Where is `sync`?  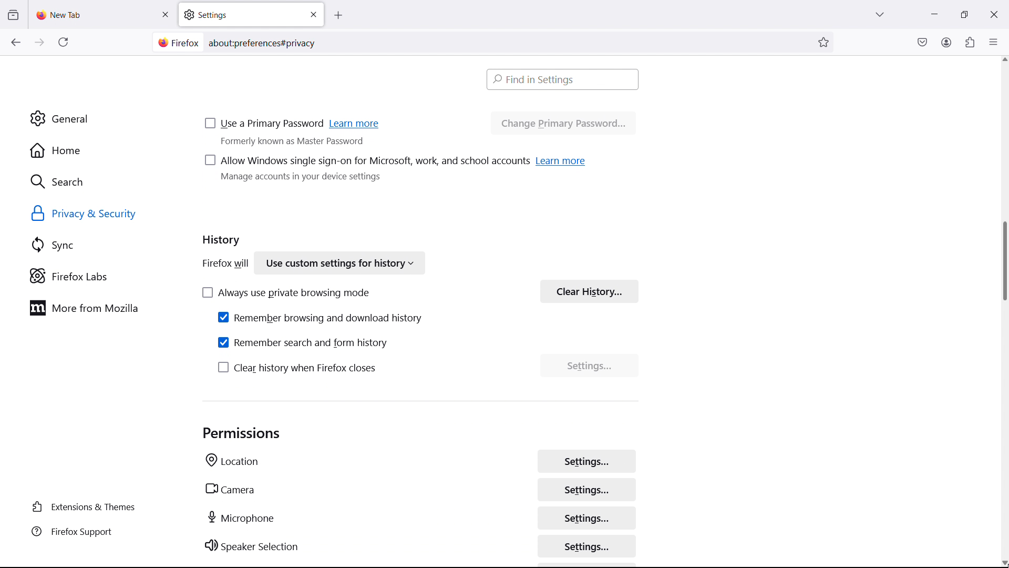
sync is located at coordinates (103, 245).